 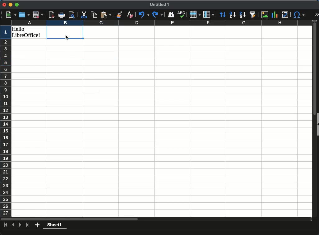 What do you see at coordinates (65, 32) in the screenshot?
I see `typing formula` at bounding box center [65, 32].